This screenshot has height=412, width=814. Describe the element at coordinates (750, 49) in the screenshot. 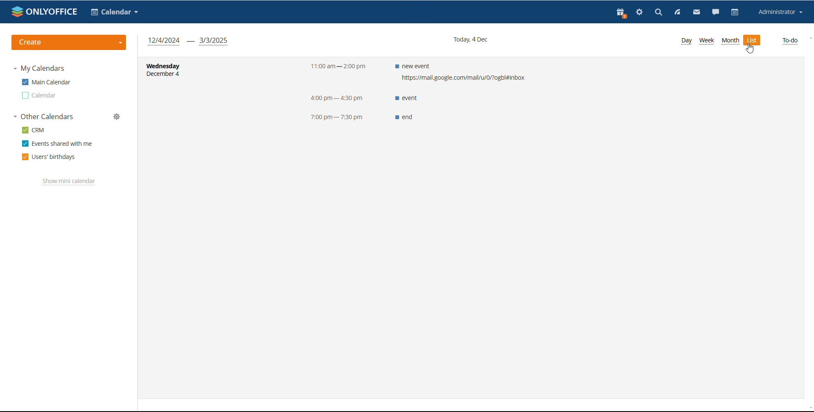

I see `cursor` at that location.